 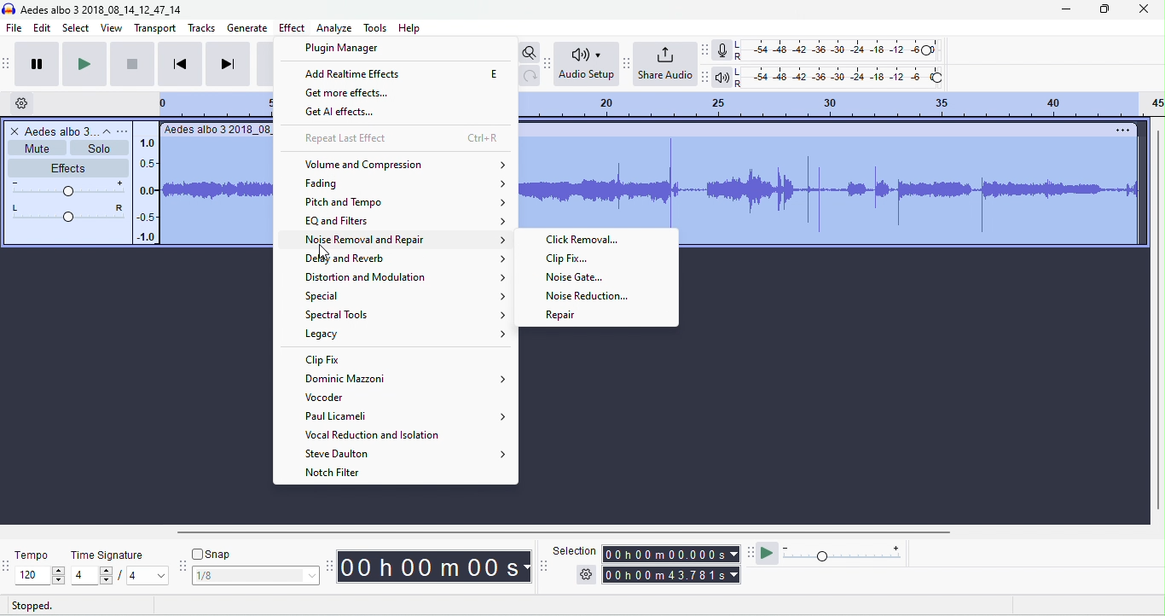 What do you see at coordinates (407, 456) in the screenshot?
I see `steve daulton` at bounding box center [407, 456].